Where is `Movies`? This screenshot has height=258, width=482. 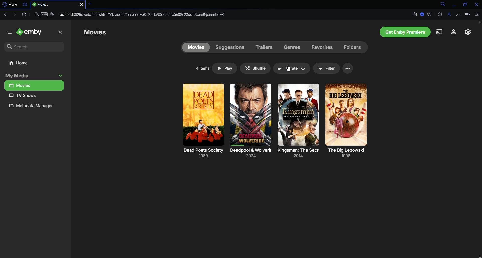
Movies is located at coordinates (194, 48).